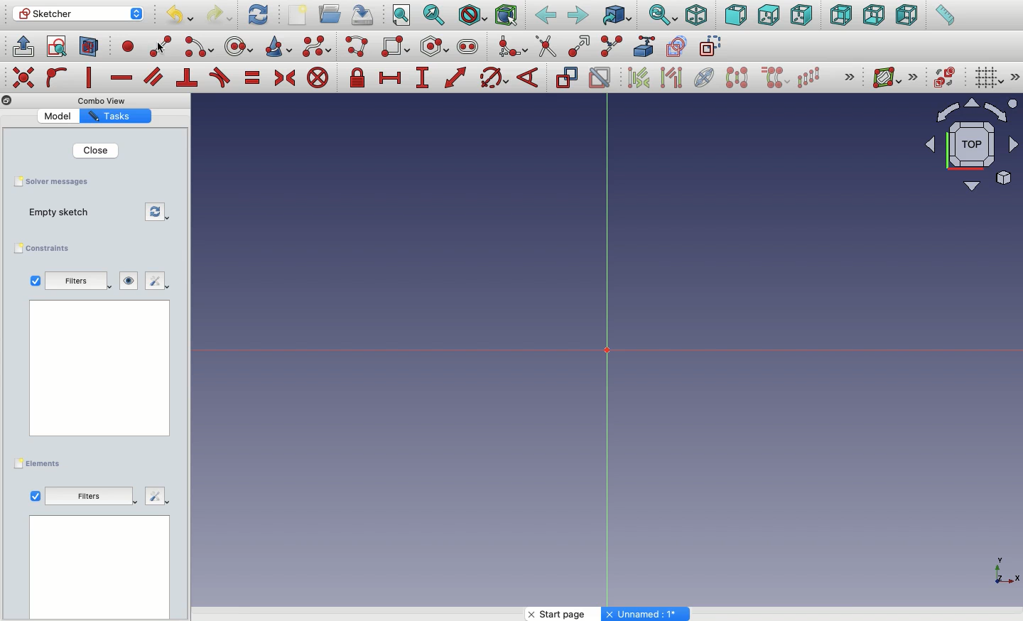 This screenshot has width=1023, height=621. I want to click on Constrain vertical distance, so click(425, 79).